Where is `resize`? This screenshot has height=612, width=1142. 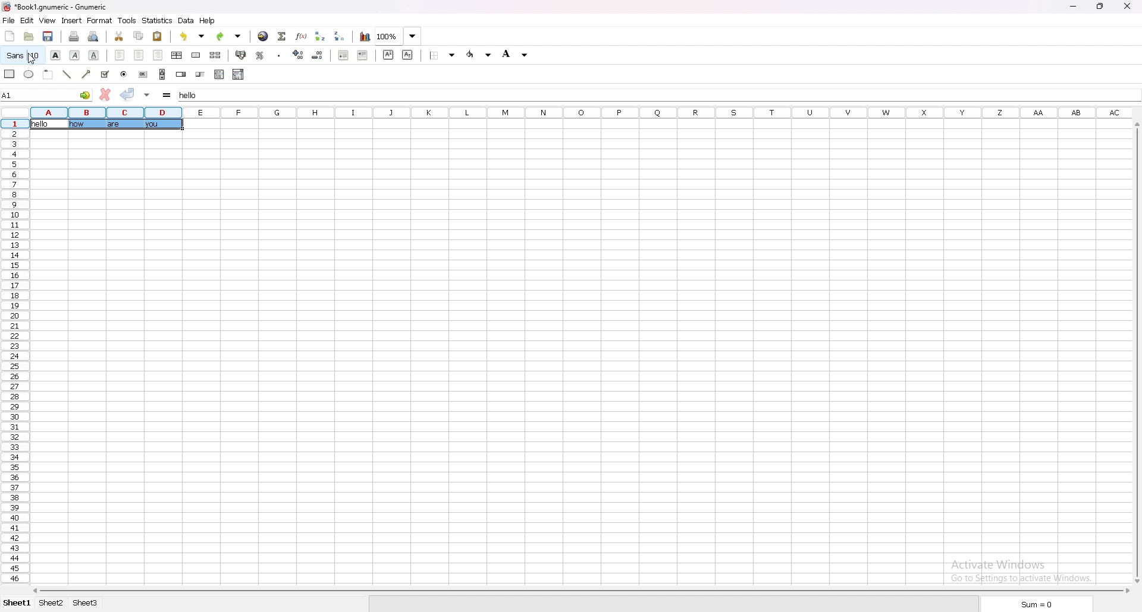 resize is located at coordinates (1102, 6).